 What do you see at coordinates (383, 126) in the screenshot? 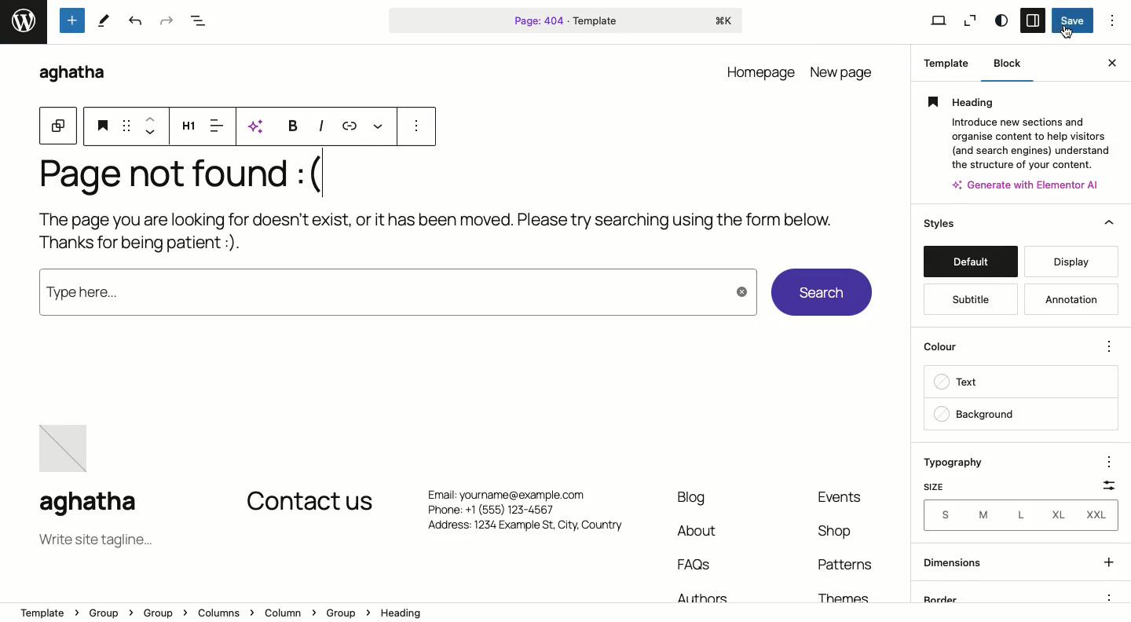
I see `More` at bounding box center [383, 126].